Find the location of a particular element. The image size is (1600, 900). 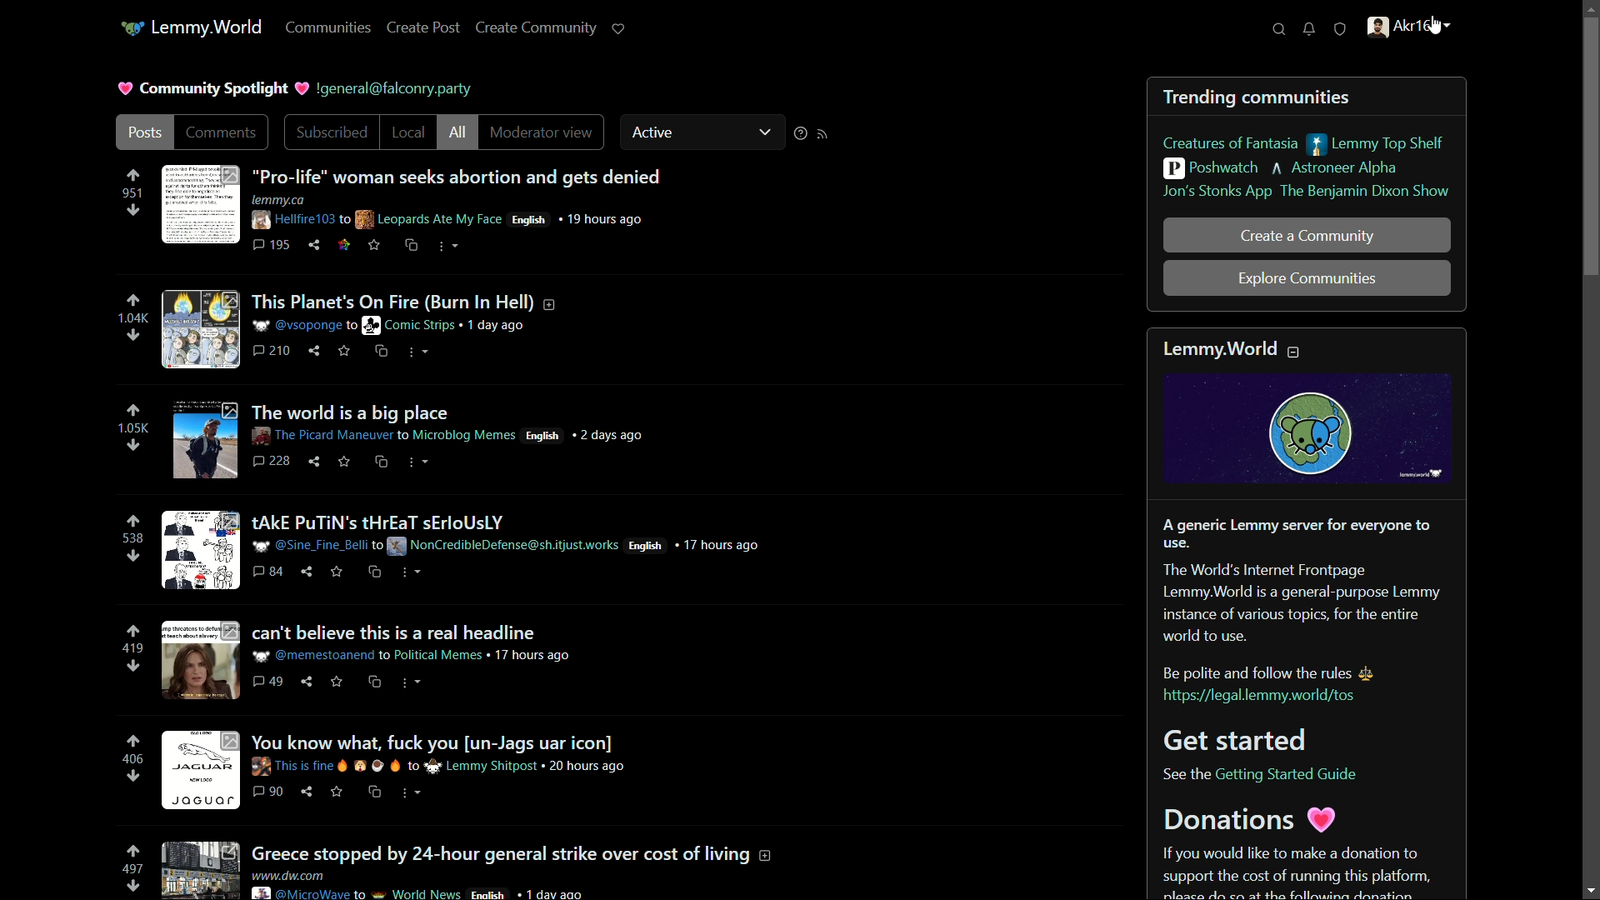

number of votes is located at coordinates (133, 870).